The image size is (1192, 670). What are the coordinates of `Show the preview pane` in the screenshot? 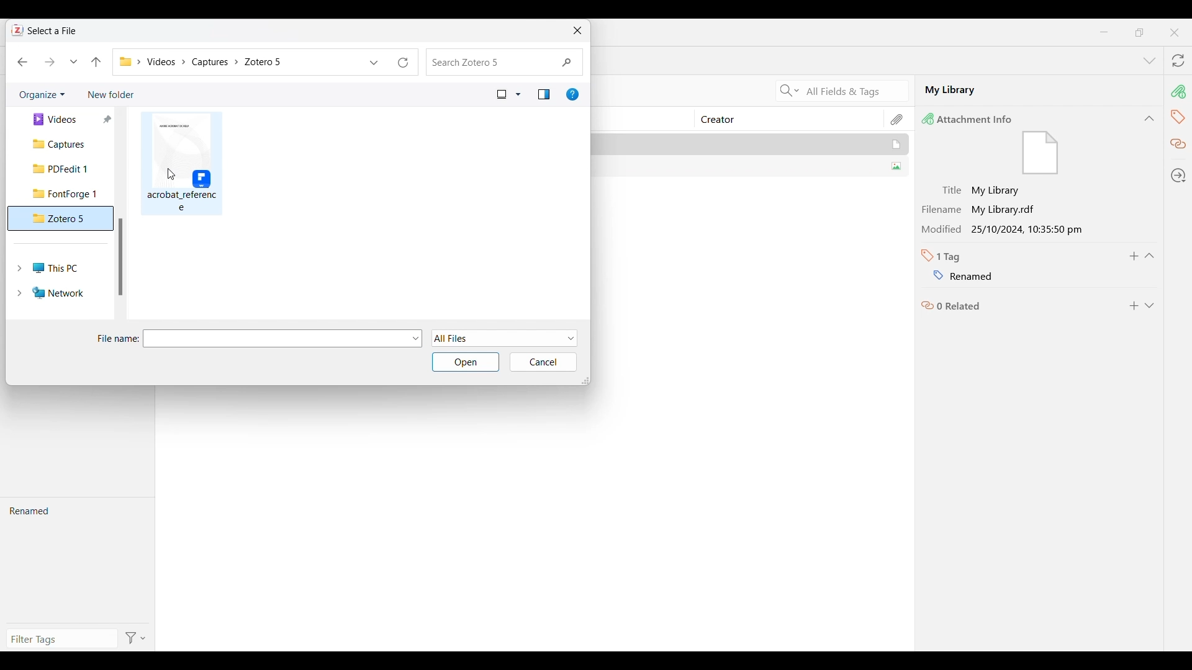 It's located at (544, 94).